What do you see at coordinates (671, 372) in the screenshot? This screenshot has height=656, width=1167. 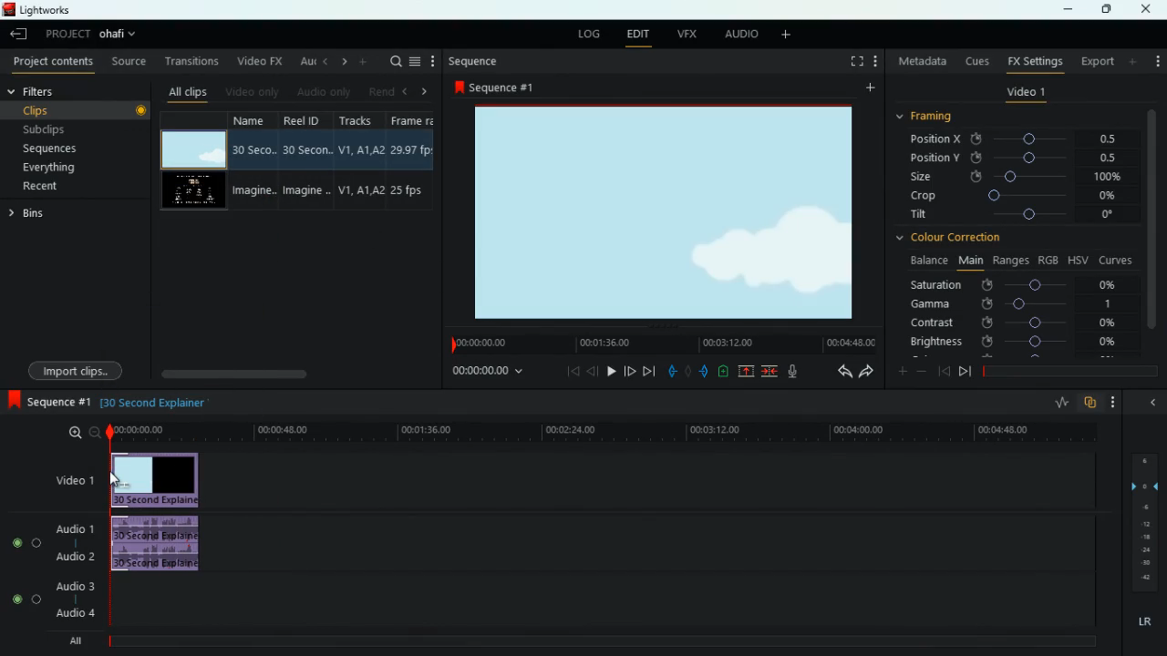 I see `pull` at bounding box center [671, 372].